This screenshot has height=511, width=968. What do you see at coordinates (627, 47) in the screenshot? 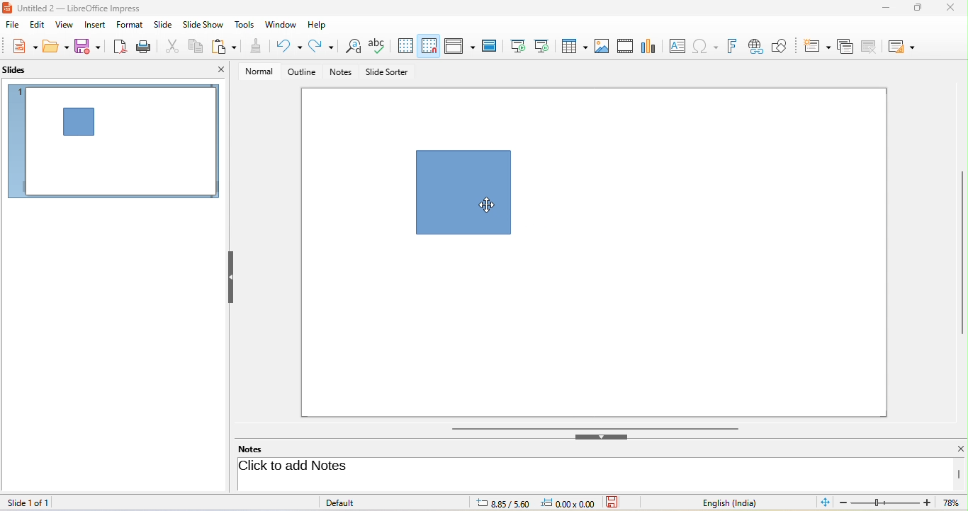
I see `audio or video` at bounding box center [627, 47].